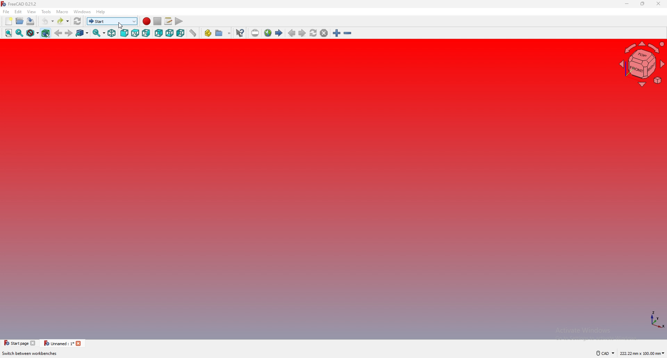 The height and width of the screenshot is (358, 667). What do you see at coordinates (58, 33) in the screenshot?
I see `back` at bounding box center [58, 33].